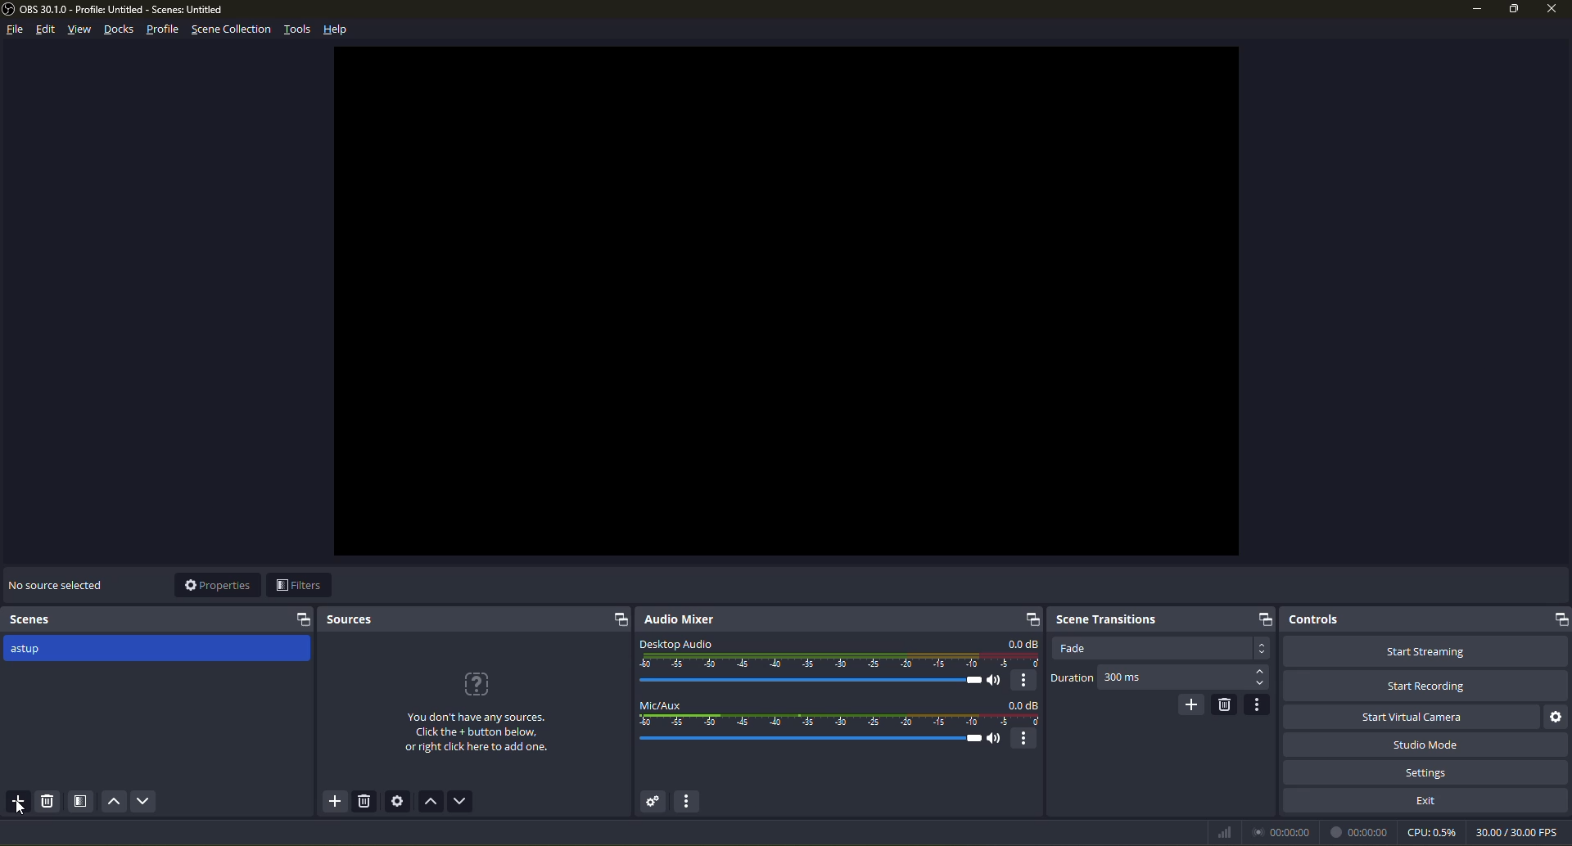 This screenshot has height=846, width=1572. I want to click on delete selected scene, so click(49, 800).